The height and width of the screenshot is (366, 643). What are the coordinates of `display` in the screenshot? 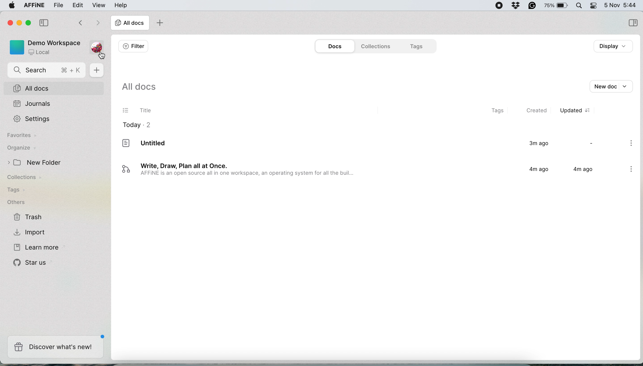 It's located at (615, 47).